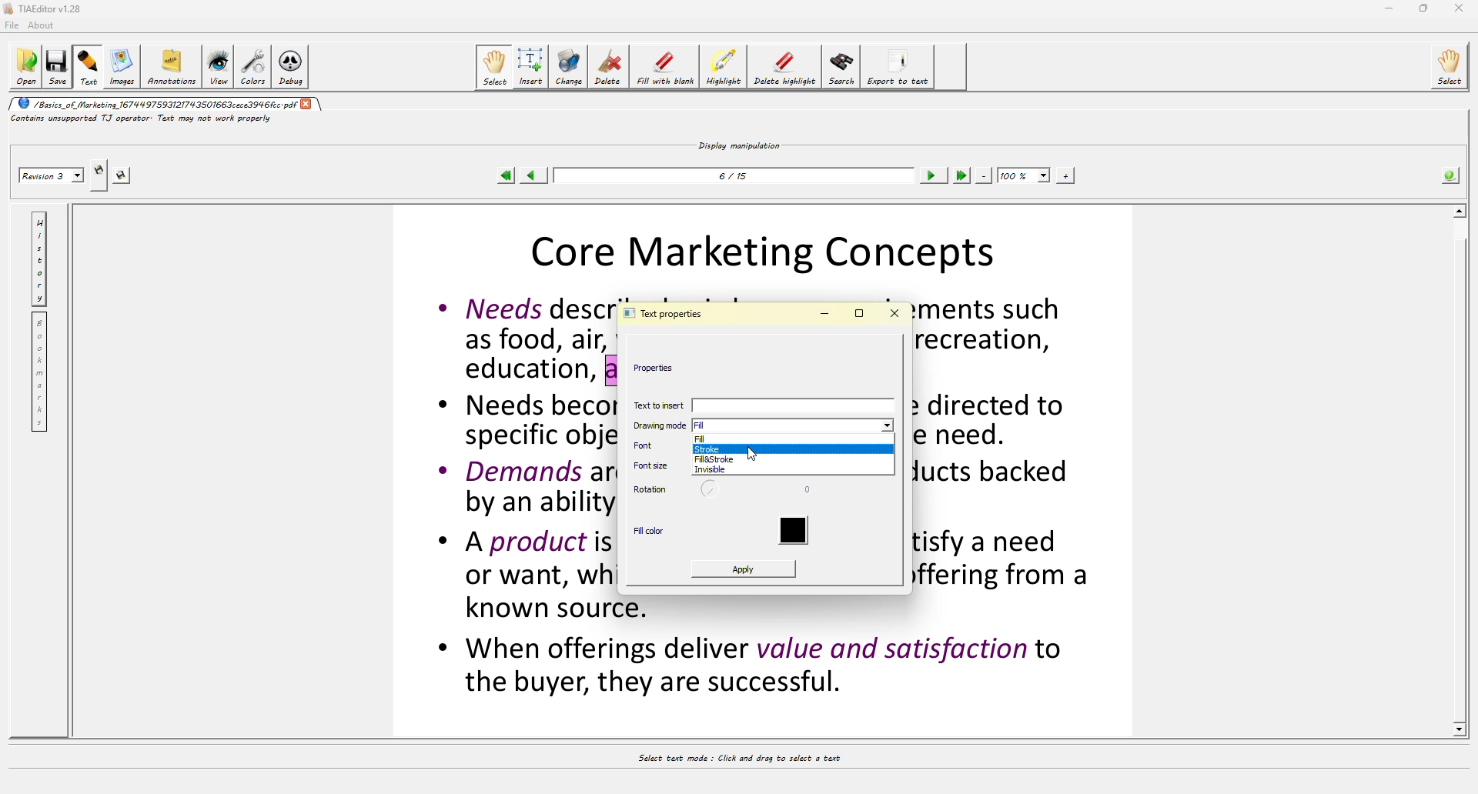  Describe the element at coordinates (252, 66) in the screenshot. I see `colors` at that location.